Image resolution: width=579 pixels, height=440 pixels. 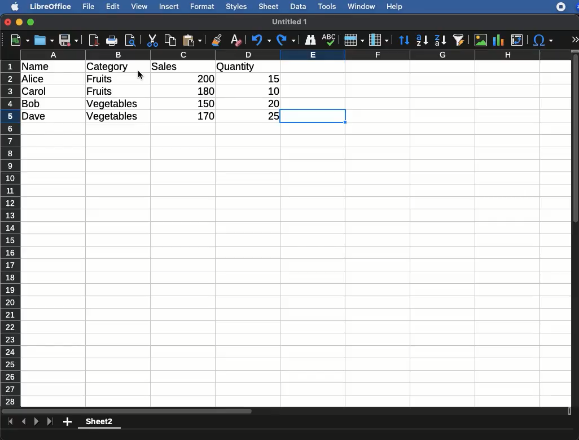 What do you see at coordinates (20, 22) in the screenshot?
I see `minimize` at bounding box center [20, 22].